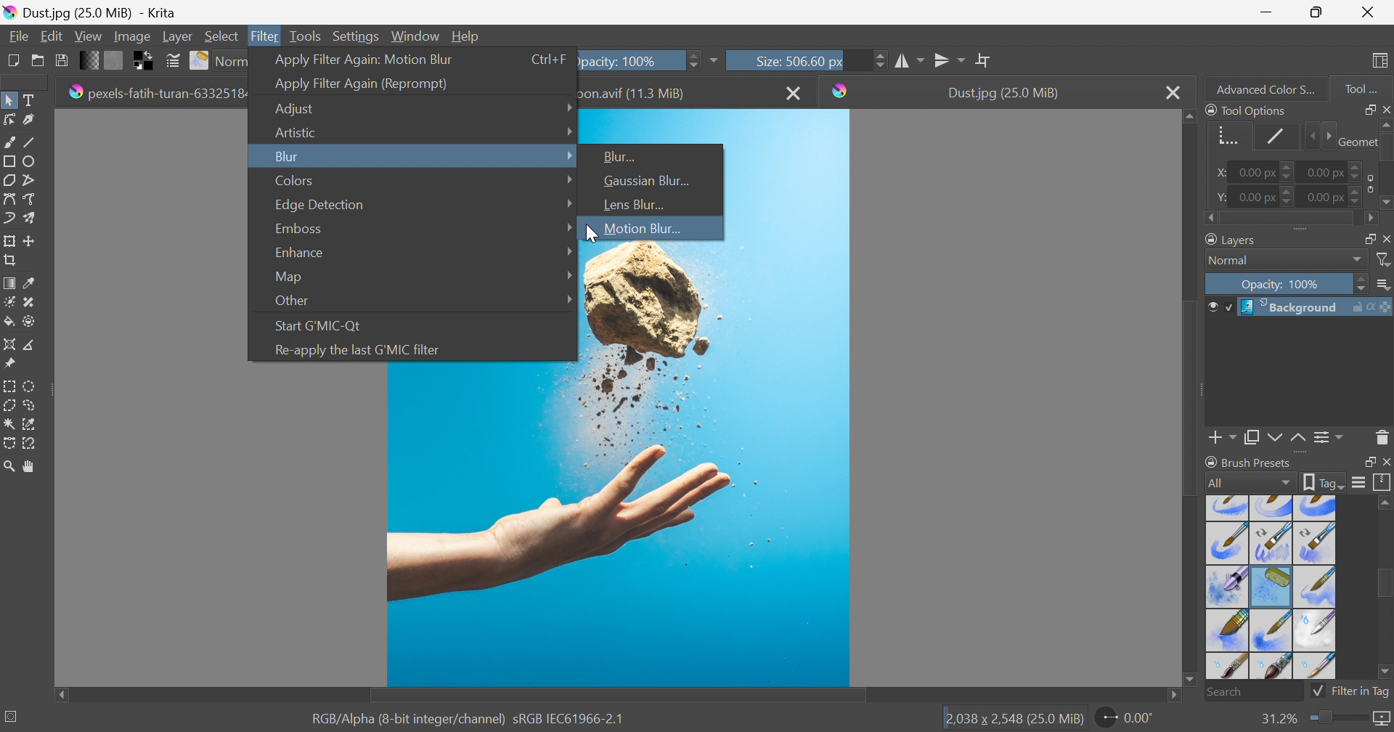  What do you see at coordinates (1261, 88) in the screenshot?
I see `Advanced color s...` at bounding box center [1261, 88].